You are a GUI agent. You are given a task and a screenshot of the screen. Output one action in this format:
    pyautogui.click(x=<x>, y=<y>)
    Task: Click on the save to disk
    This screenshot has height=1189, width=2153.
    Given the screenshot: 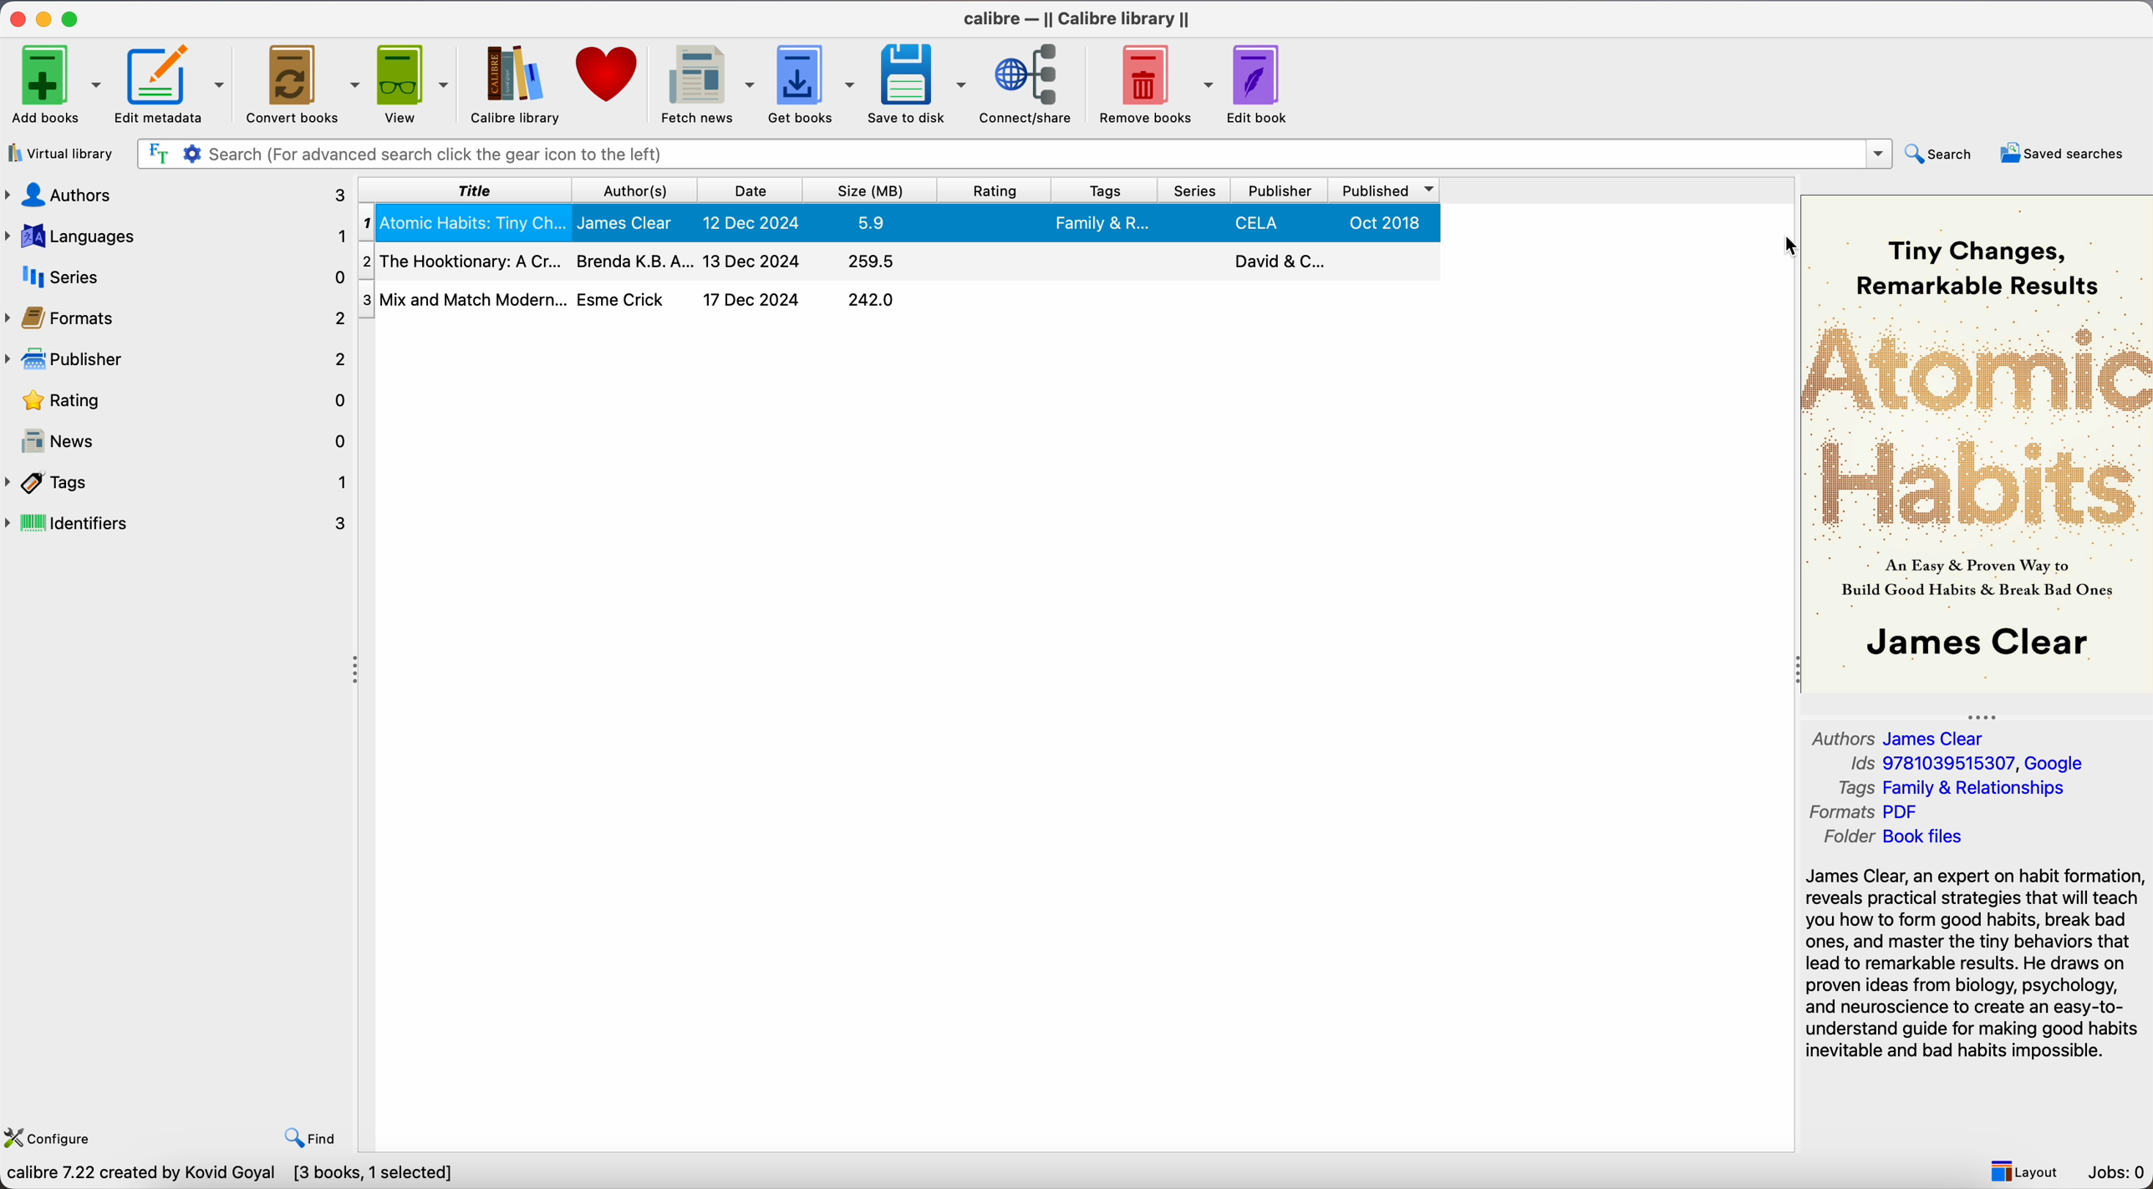 What is the action you would take?
    pyautogui.click(x=918, y=84)
    